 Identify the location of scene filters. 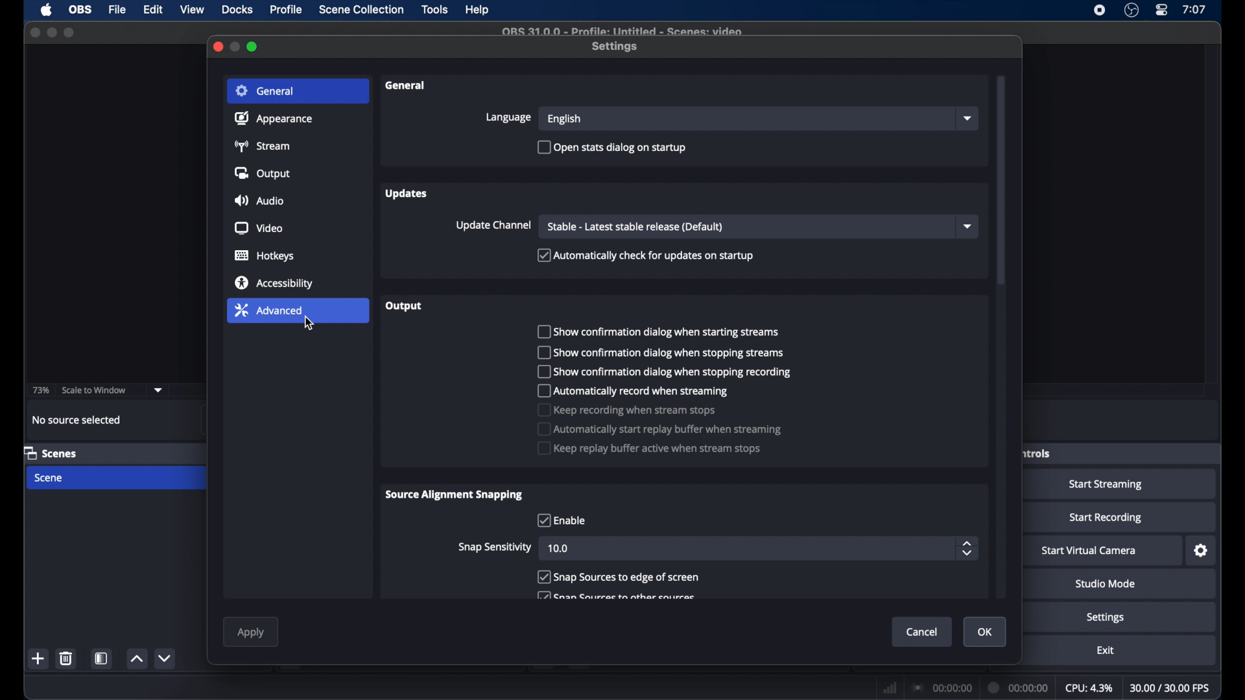
(102, 659).